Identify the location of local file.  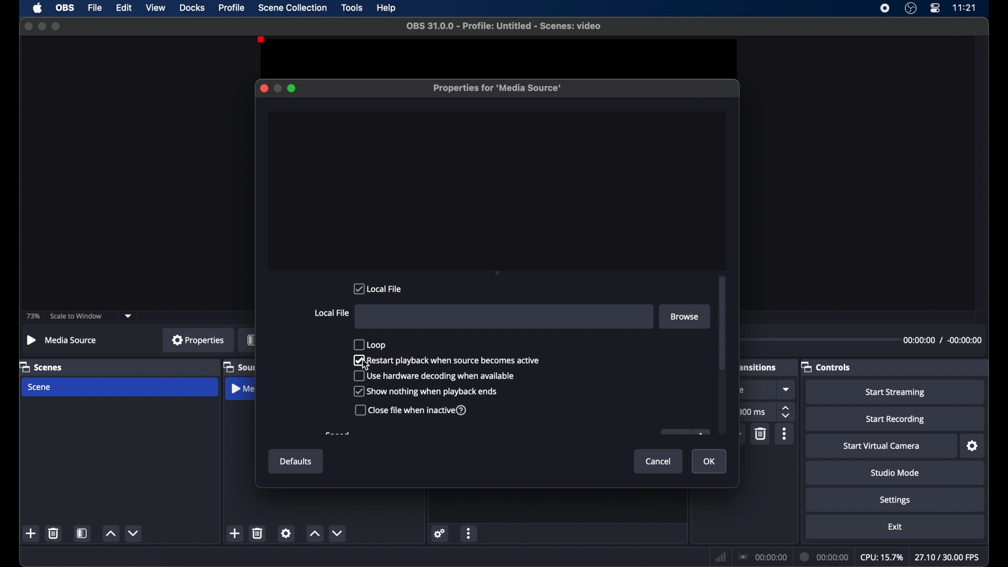
(331, 313).